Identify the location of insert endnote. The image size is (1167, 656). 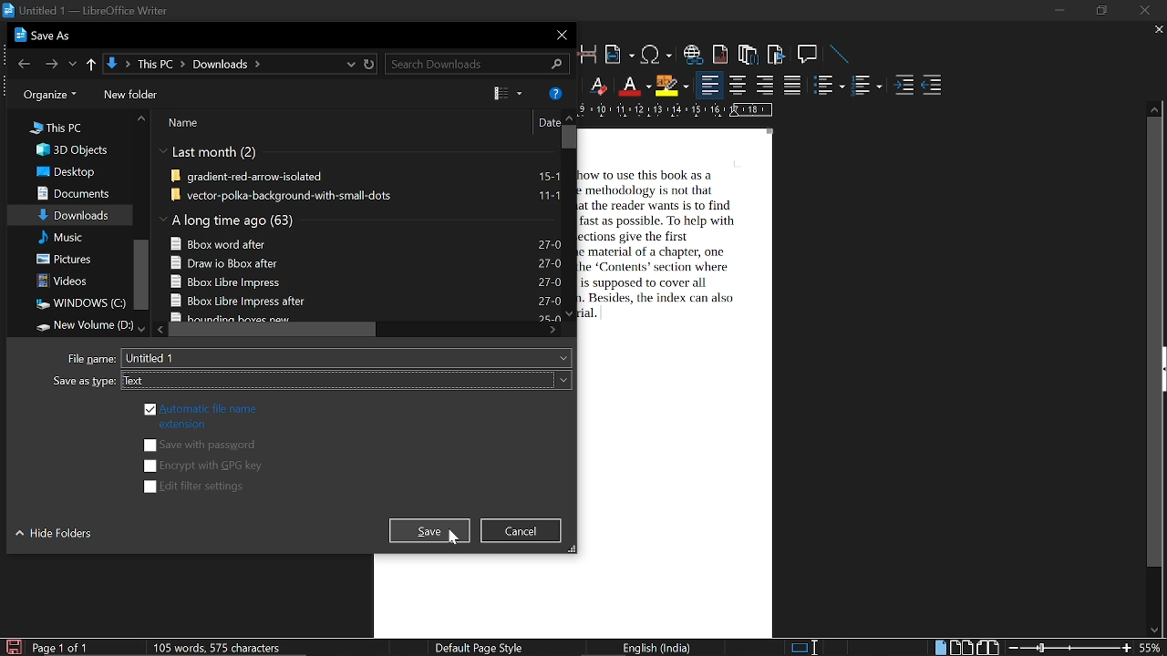
(748, 53).